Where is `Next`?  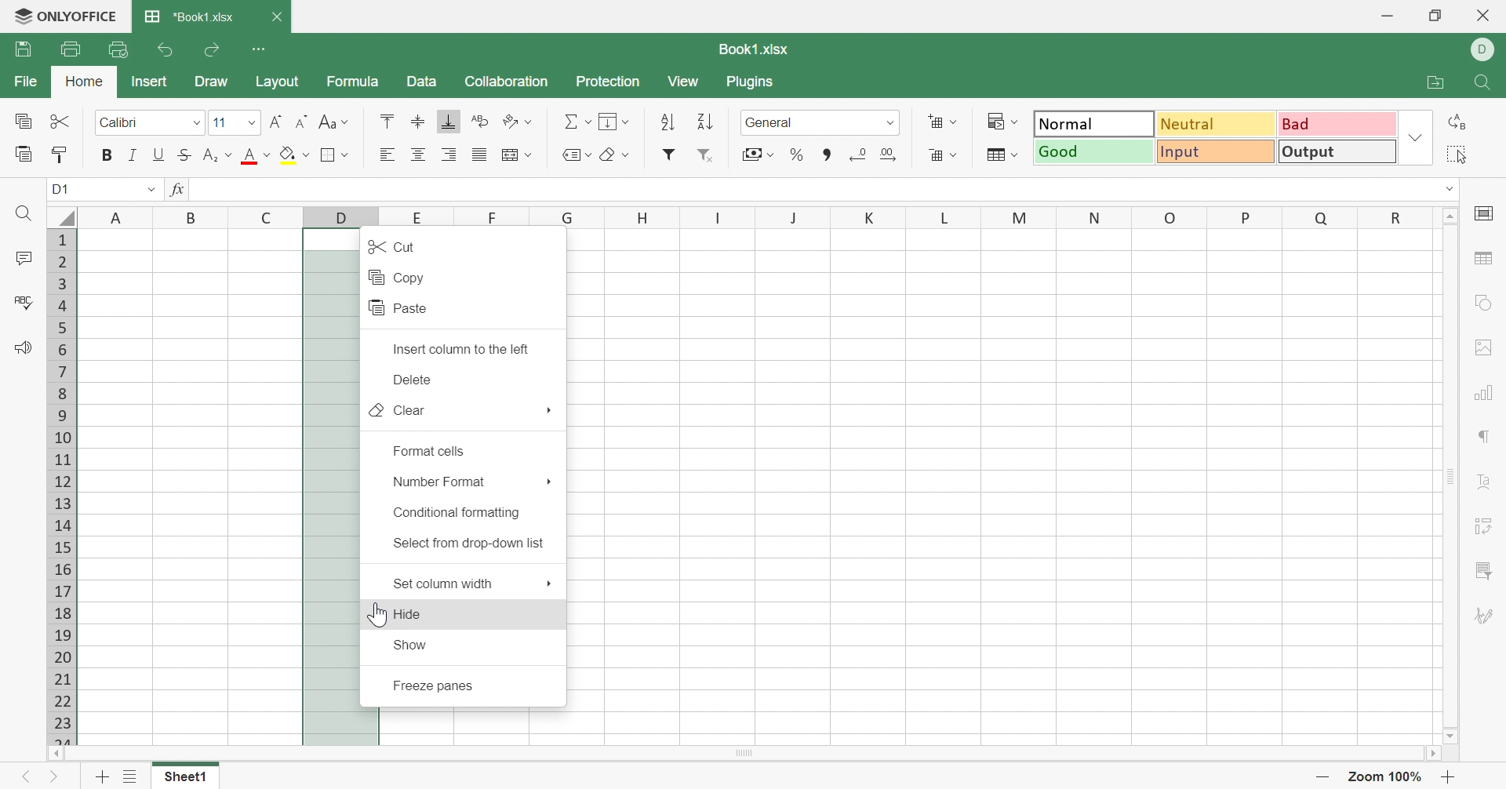 Next is located at coordinates (59, 777).